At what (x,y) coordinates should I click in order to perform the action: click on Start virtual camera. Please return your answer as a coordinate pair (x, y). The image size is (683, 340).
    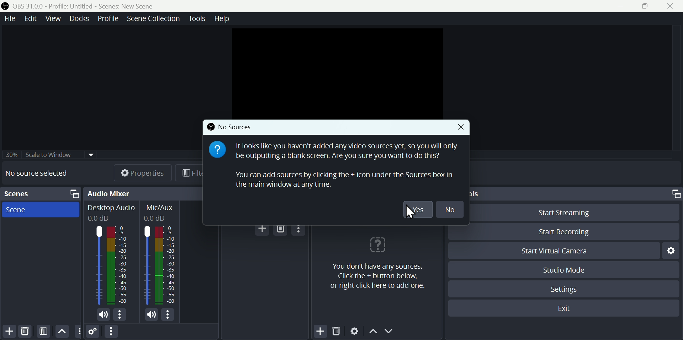
    Looking at the image, I should click on (562, 250).